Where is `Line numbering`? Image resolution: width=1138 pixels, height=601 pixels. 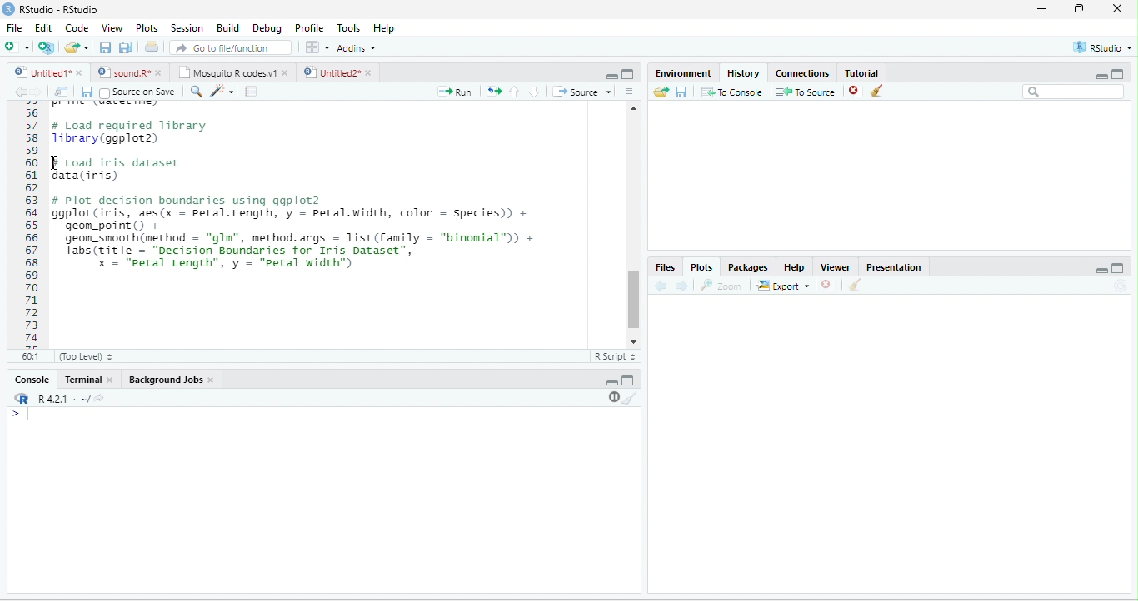
Line numbering is located at coordinates (31, 225).